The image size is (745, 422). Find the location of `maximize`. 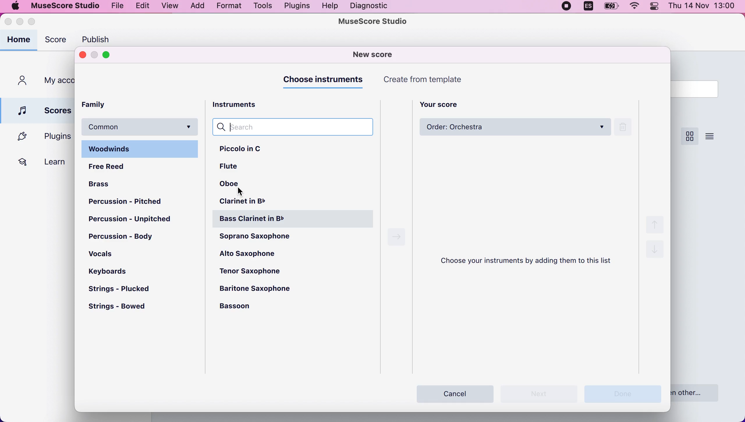

maximize is located at coordinates (38, 22).